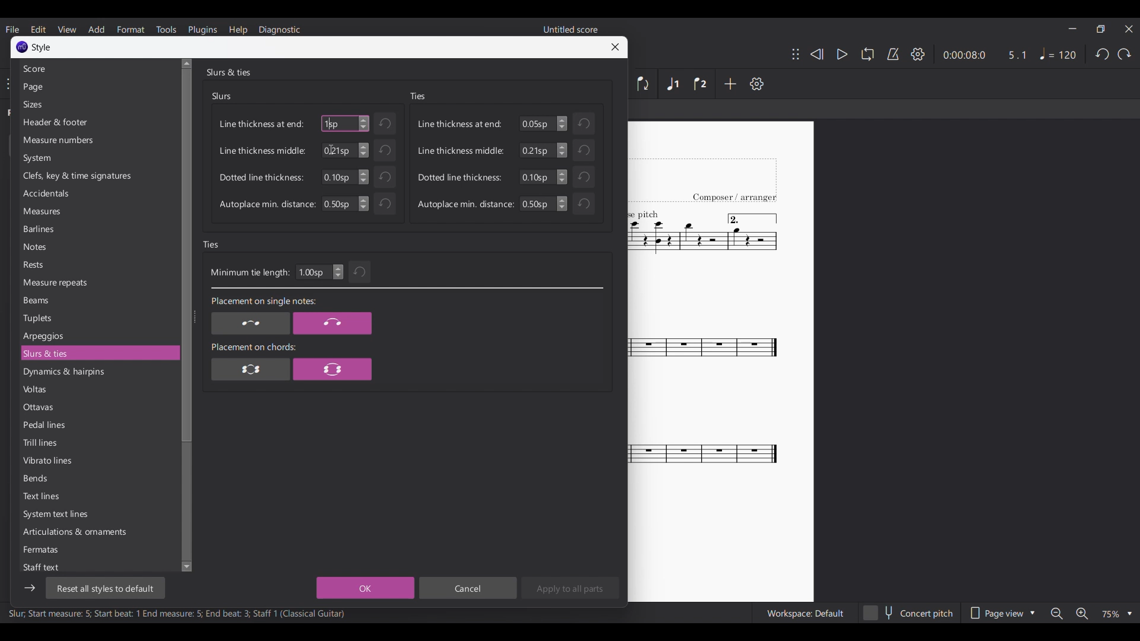  Describe the element at coordinates (98, 283) in the screenshot. I see `Measure repeats` at that location.